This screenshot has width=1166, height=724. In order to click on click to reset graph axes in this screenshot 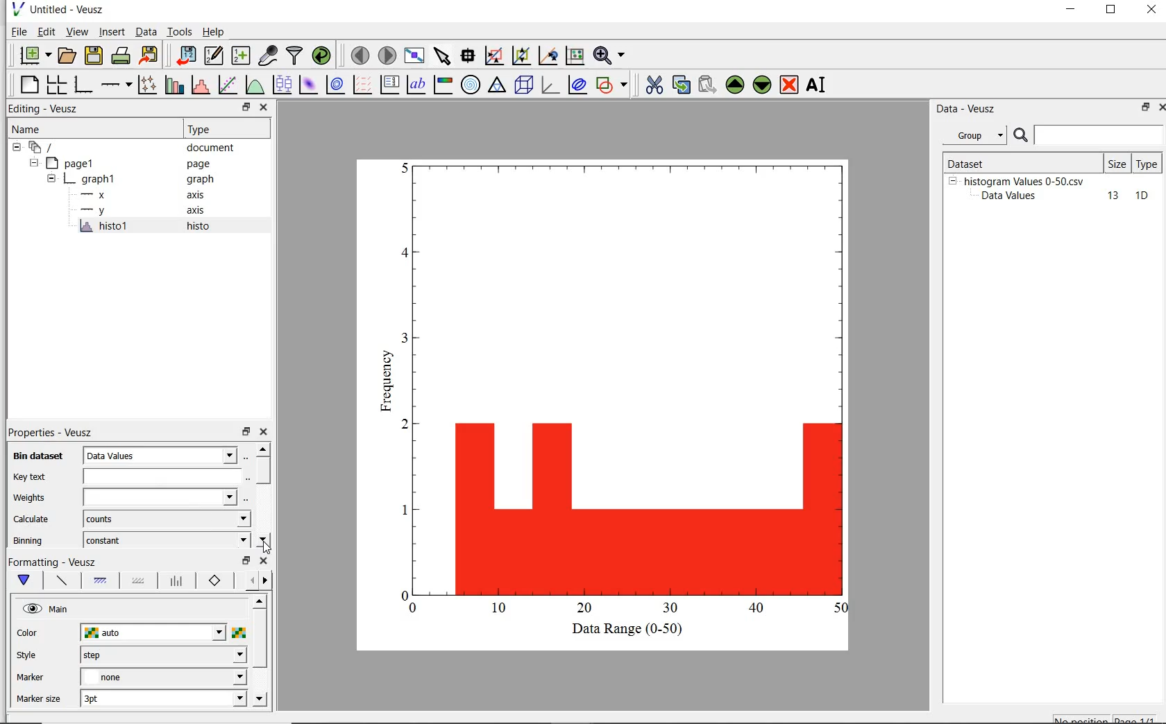, I will do `click(493, 55)`.